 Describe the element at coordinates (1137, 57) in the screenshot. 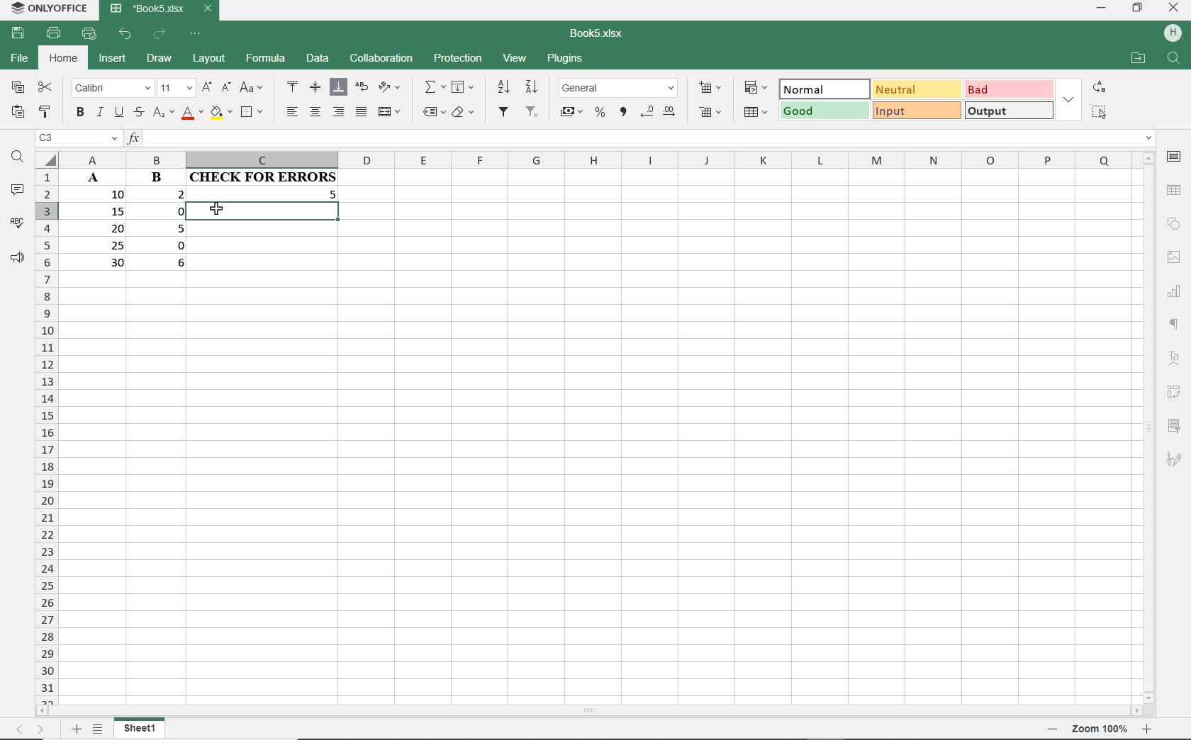

I see `OPEN FILE LOCATION` at that location.